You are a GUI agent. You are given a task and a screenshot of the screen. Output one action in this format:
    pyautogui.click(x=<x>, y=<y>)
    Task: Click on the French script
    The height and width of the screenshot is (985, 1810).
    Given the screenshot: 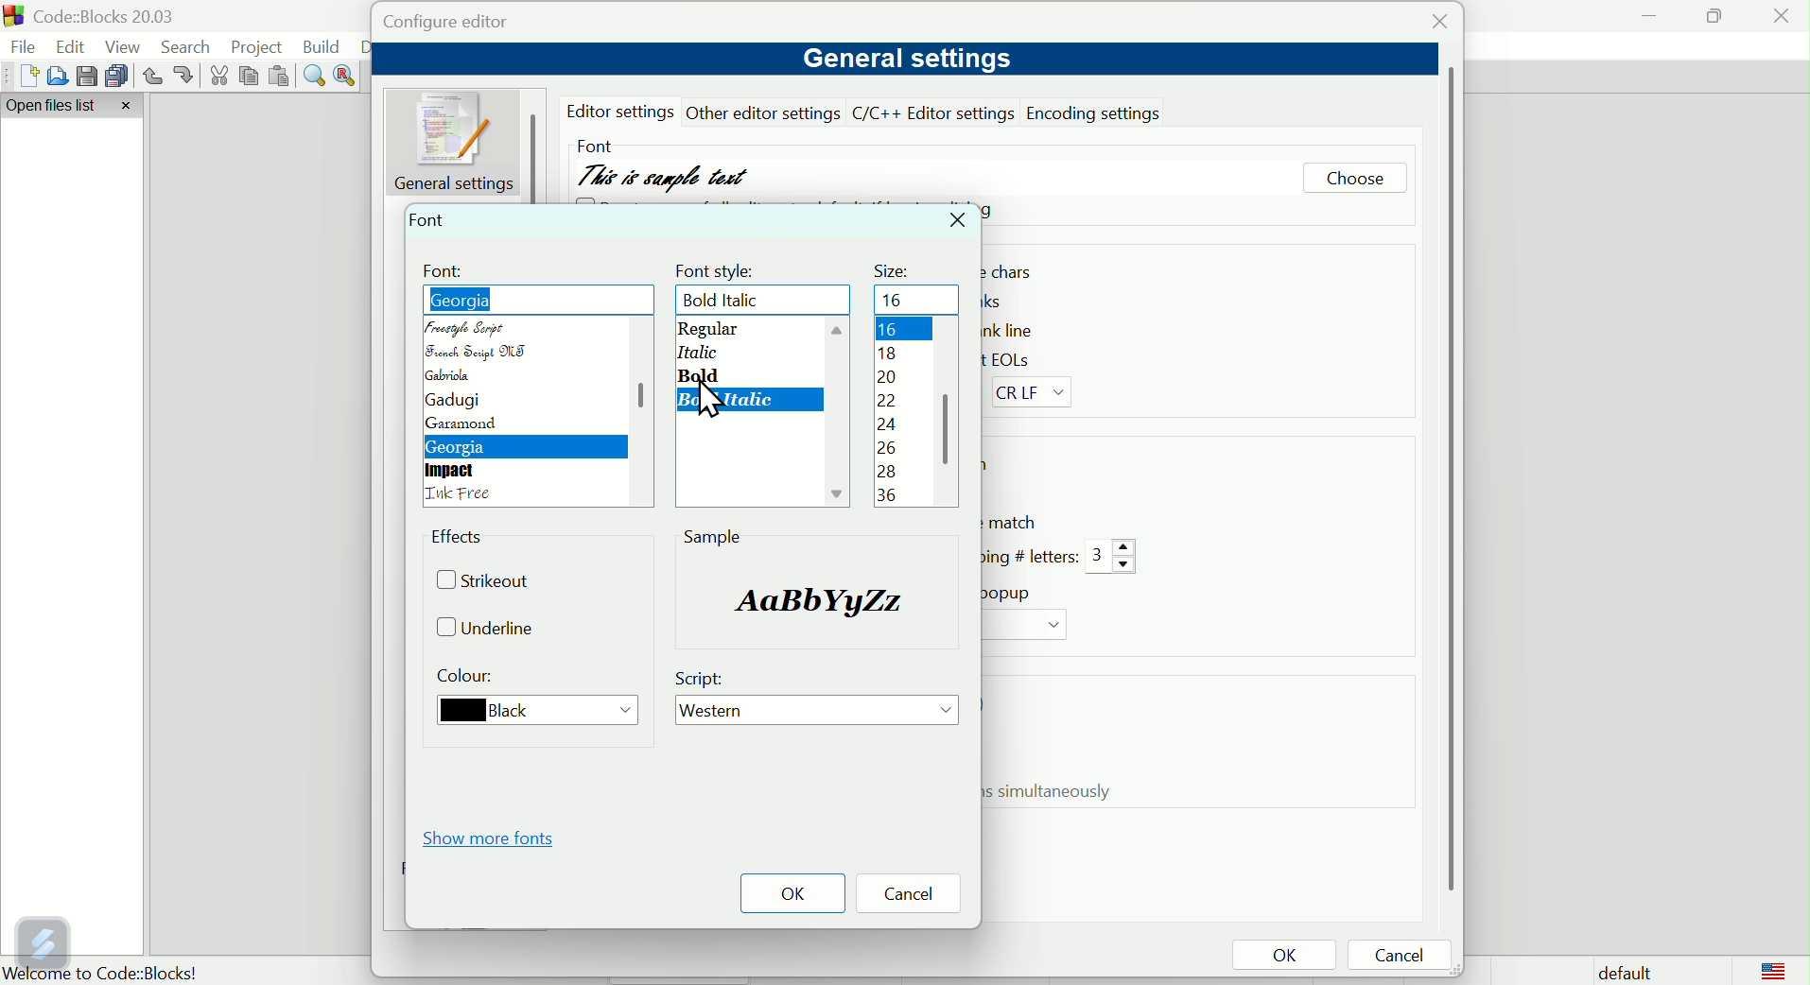 What is the action you would take?
    pyautogui.click(x=478, y=353)
    